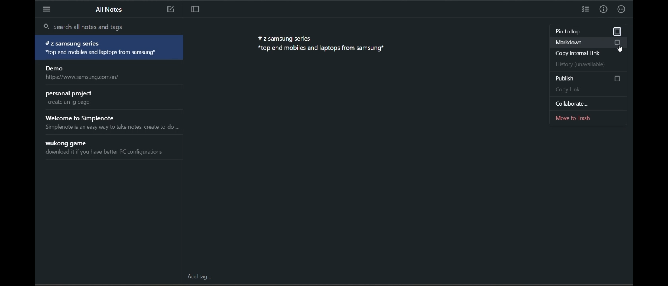 The width and height of the screenshot is (668, 286). I want to click on menu, so click(48, 9).